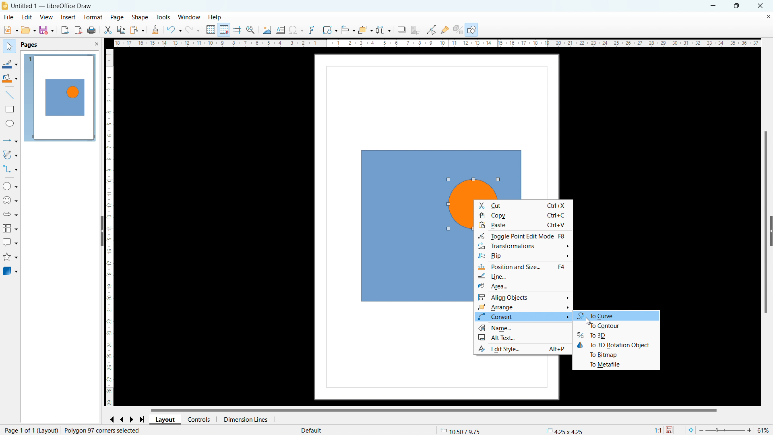 Image resolution: width=773 pixels, height=435 pixels. Describe the element at coordinates (715, 6) in the screenshot. I see `minimize` at that location.